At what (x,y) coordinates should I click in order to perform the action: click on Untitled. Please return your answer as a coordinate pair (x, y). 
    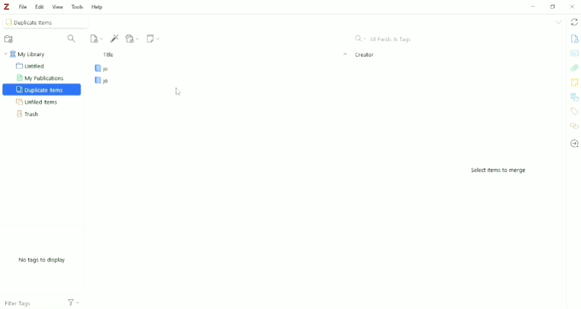
    Looking at the image, I should click on (34, 66).